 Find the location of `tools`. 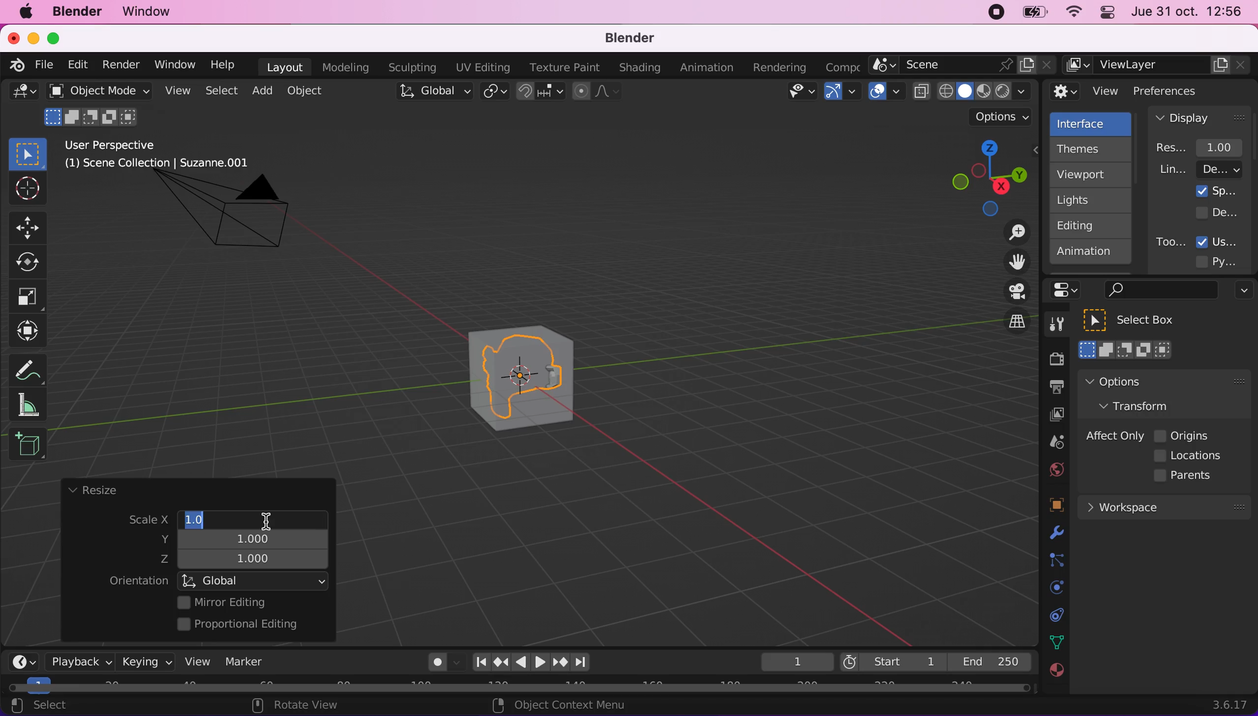

tools is located at coordinates (1051, 327).